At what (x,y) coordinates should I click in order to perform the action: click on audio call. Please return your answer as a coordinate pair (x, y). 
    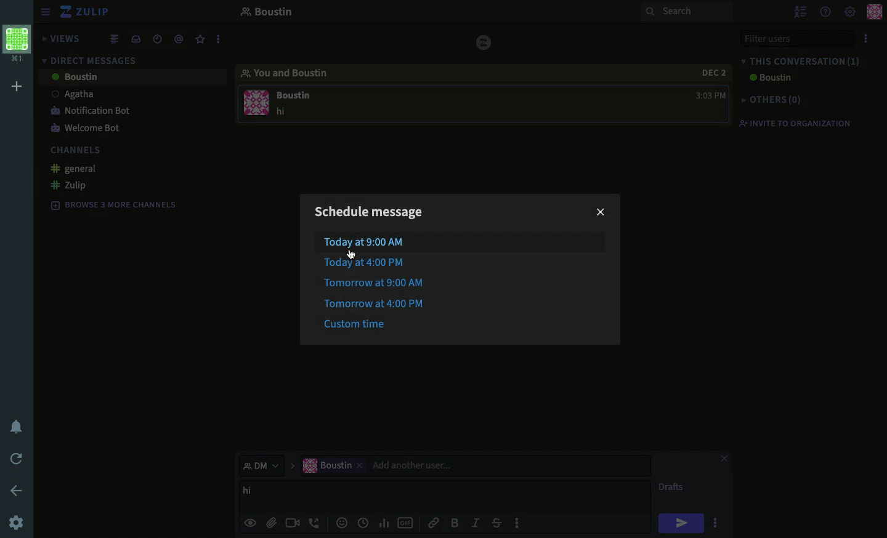
    Looking at the image, I should click on (314, 521).